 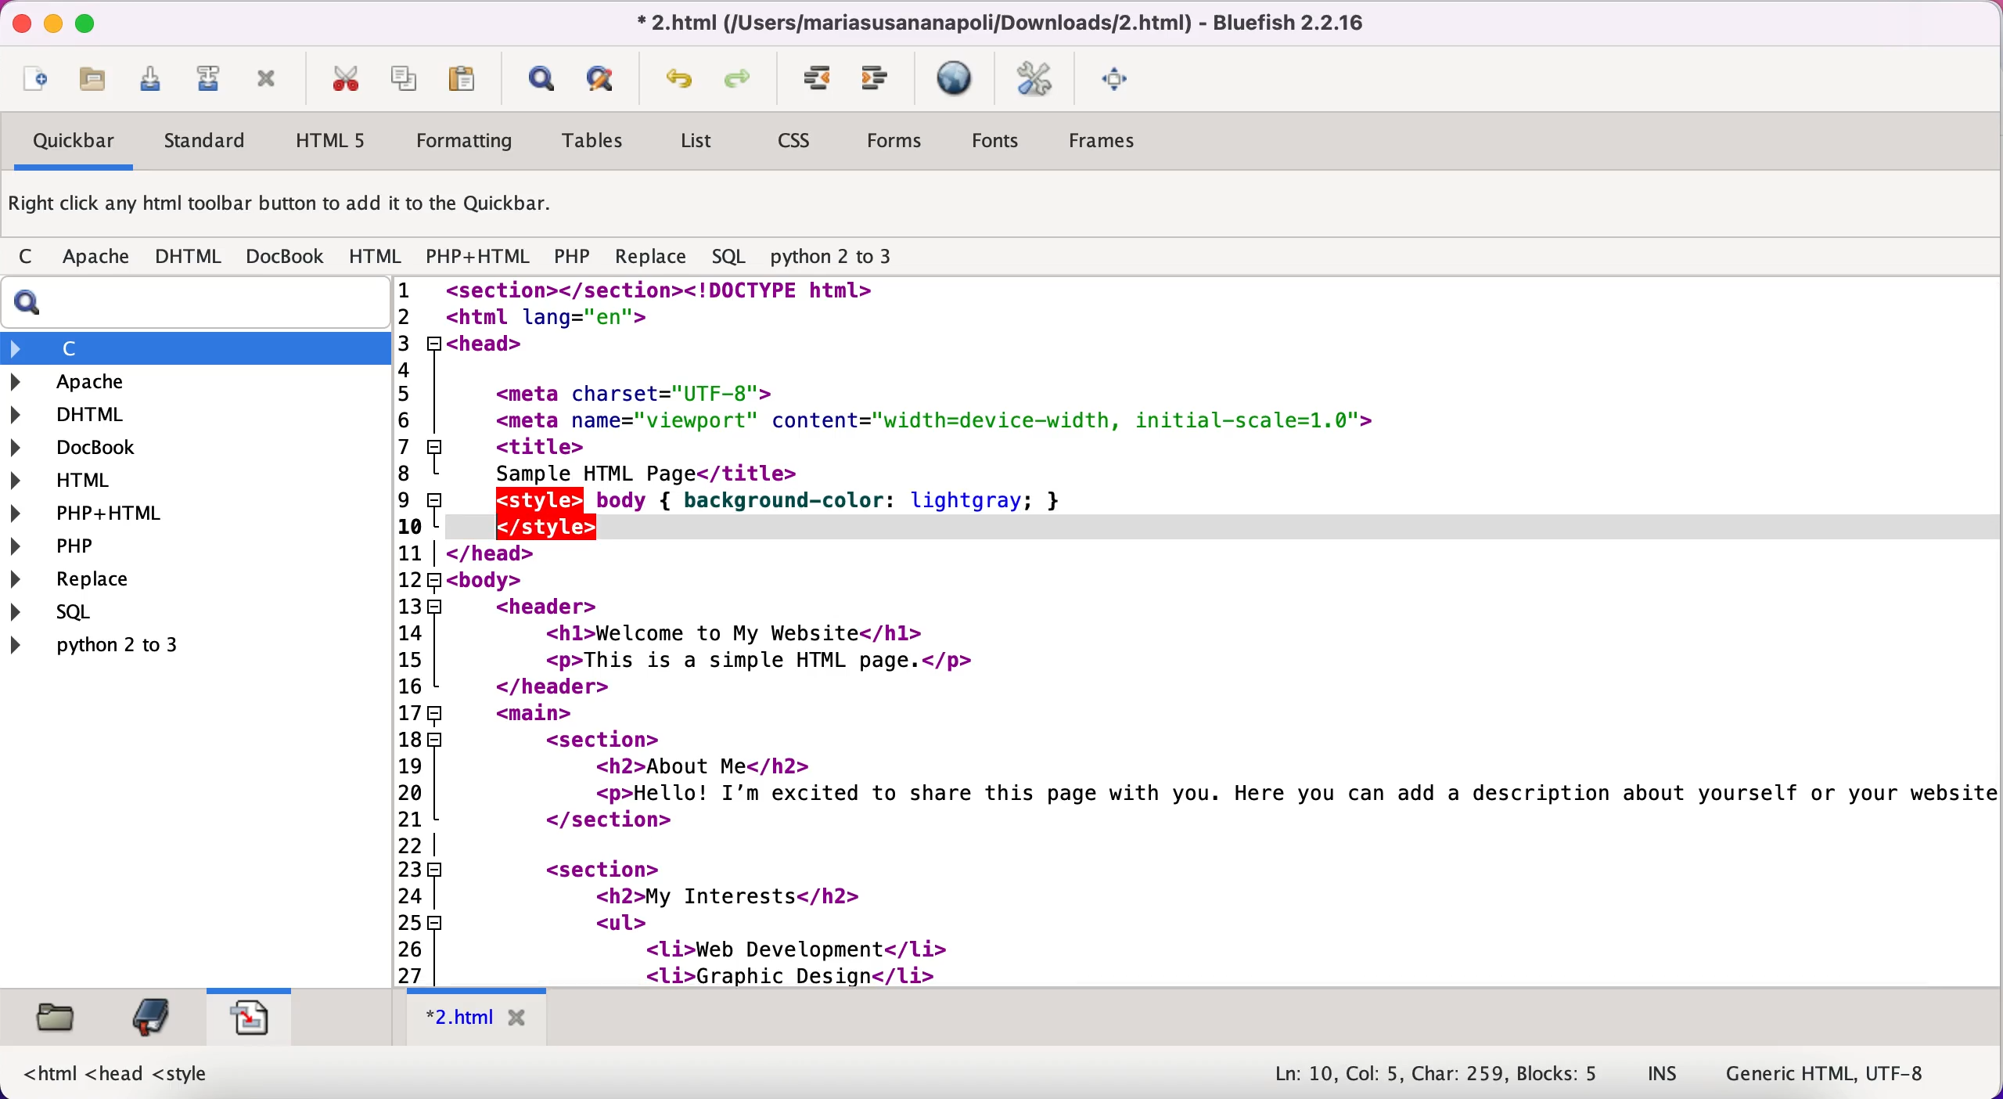 What do you see at coordinates (192, 303) in the screenshot?
I see `search bar` at bounding box center [192, 303].